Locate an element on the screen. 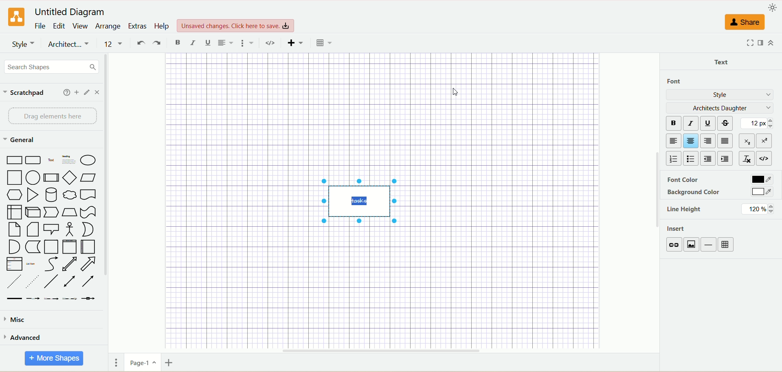  Hexagon is located at coordinates (15, 195).